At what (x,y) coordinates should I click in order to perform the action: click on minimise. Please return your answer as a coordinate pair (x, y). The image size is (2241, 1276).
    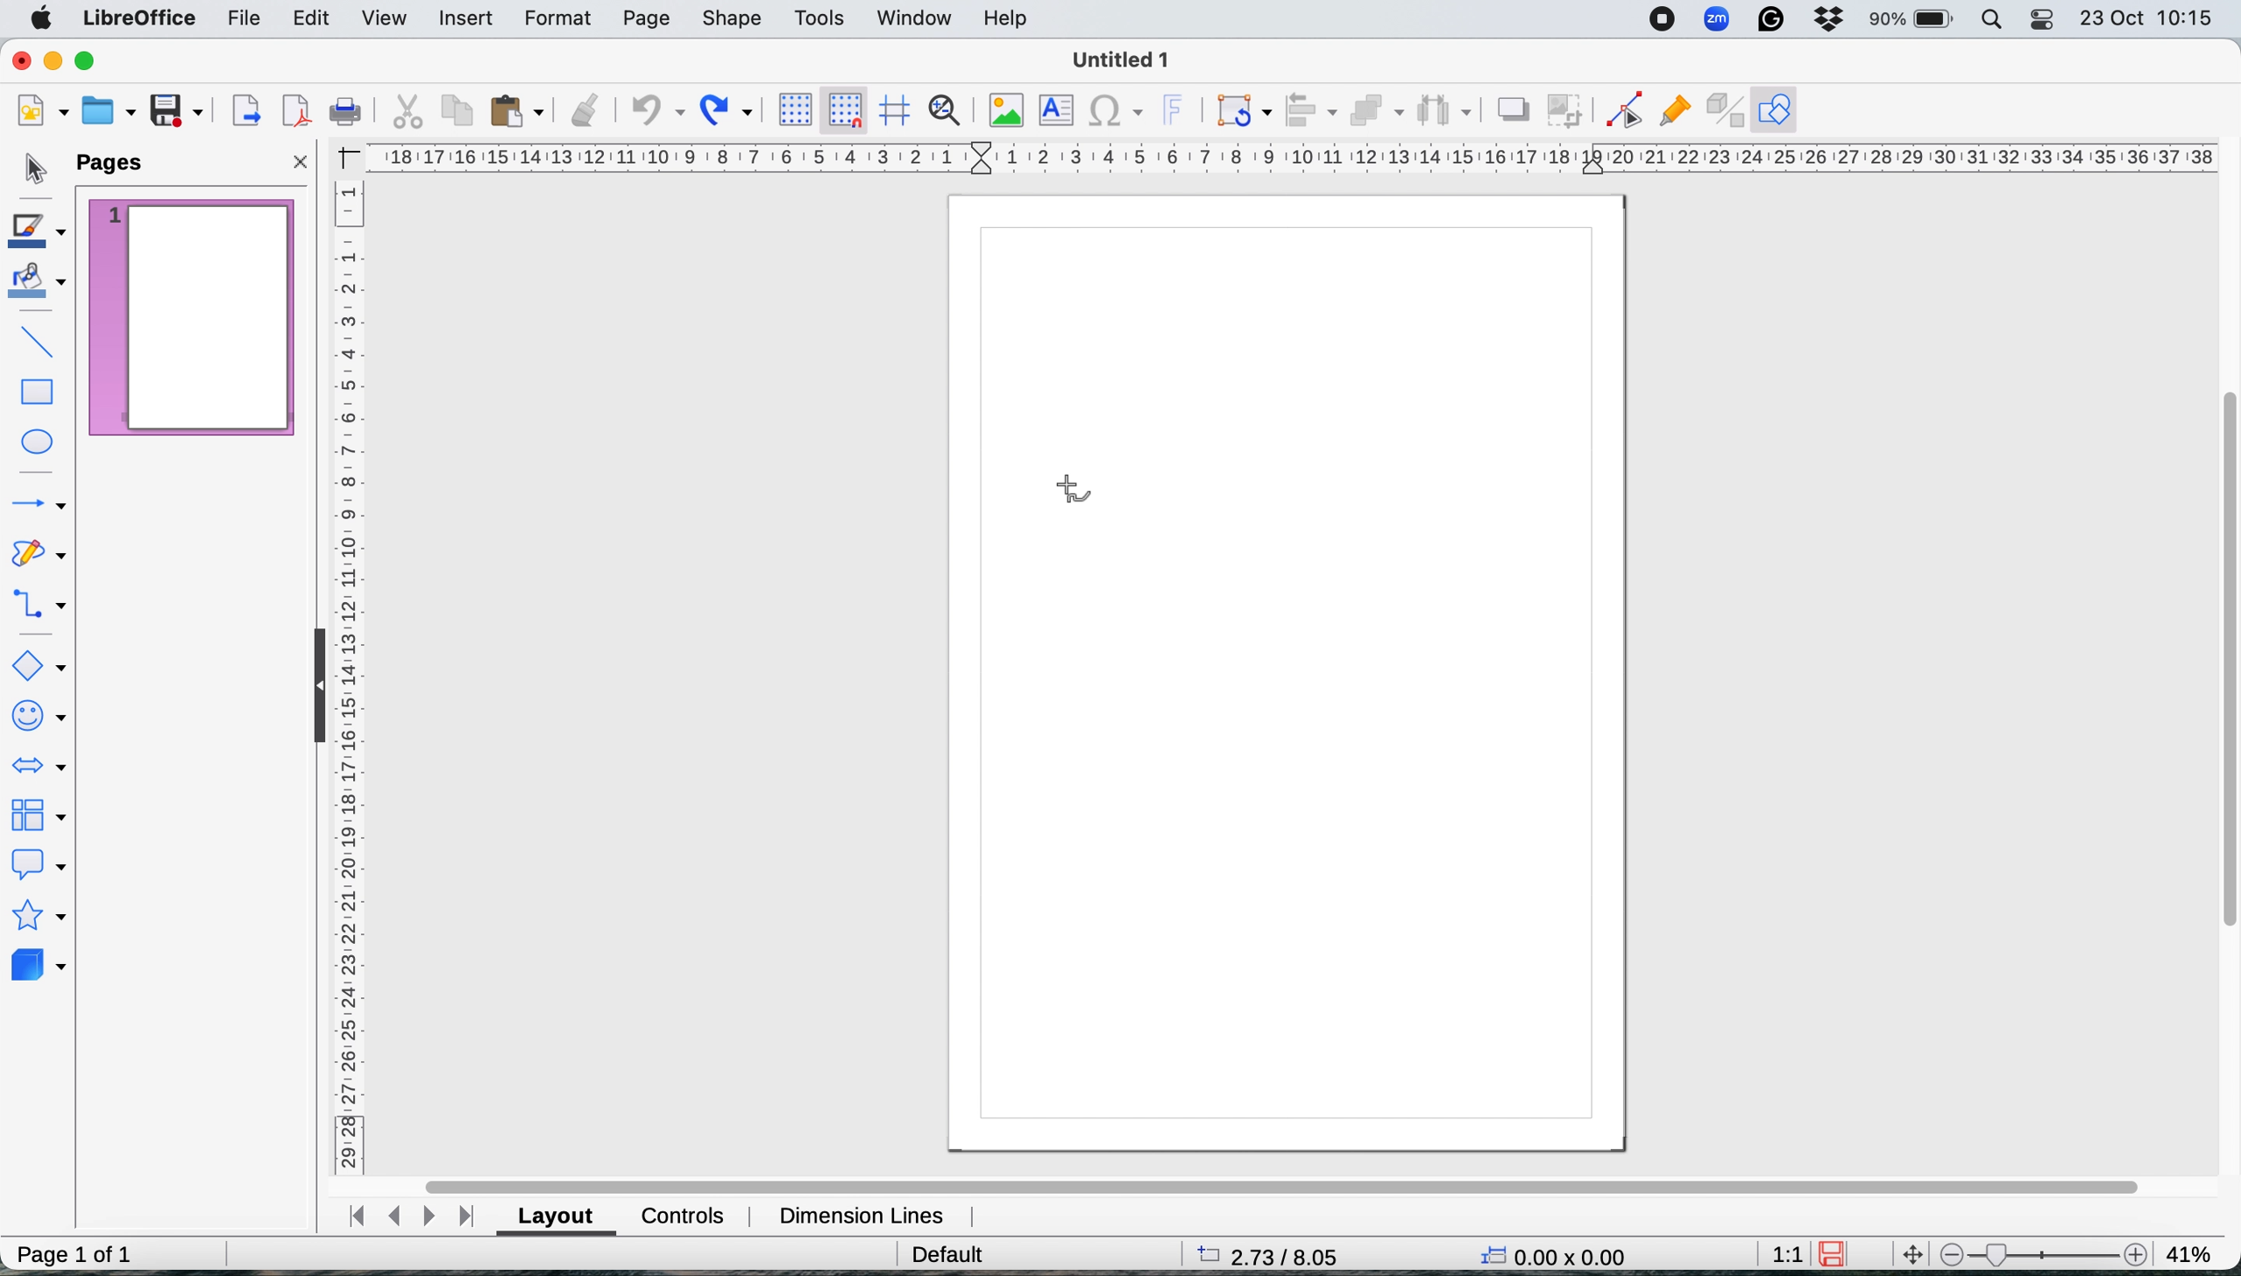
    Looking at the image, I should click on (53, 61).